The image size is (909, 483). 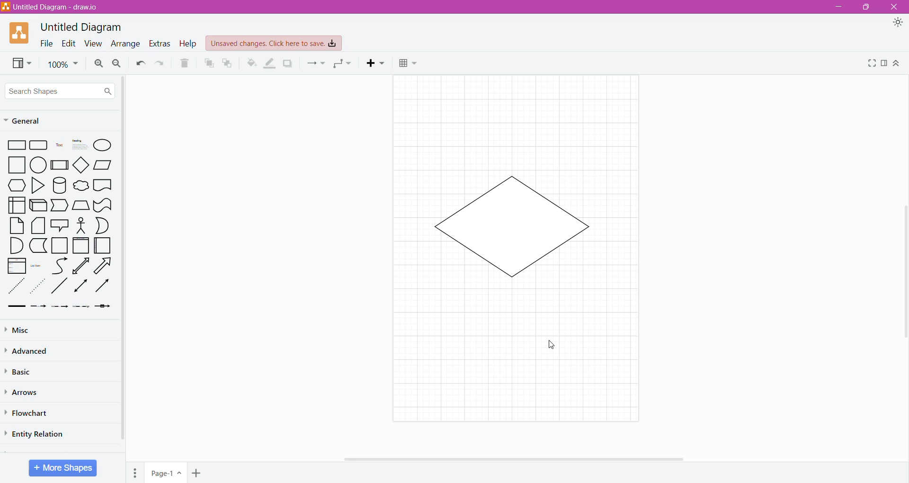 I want to click on File, so click(x=46, y=44).